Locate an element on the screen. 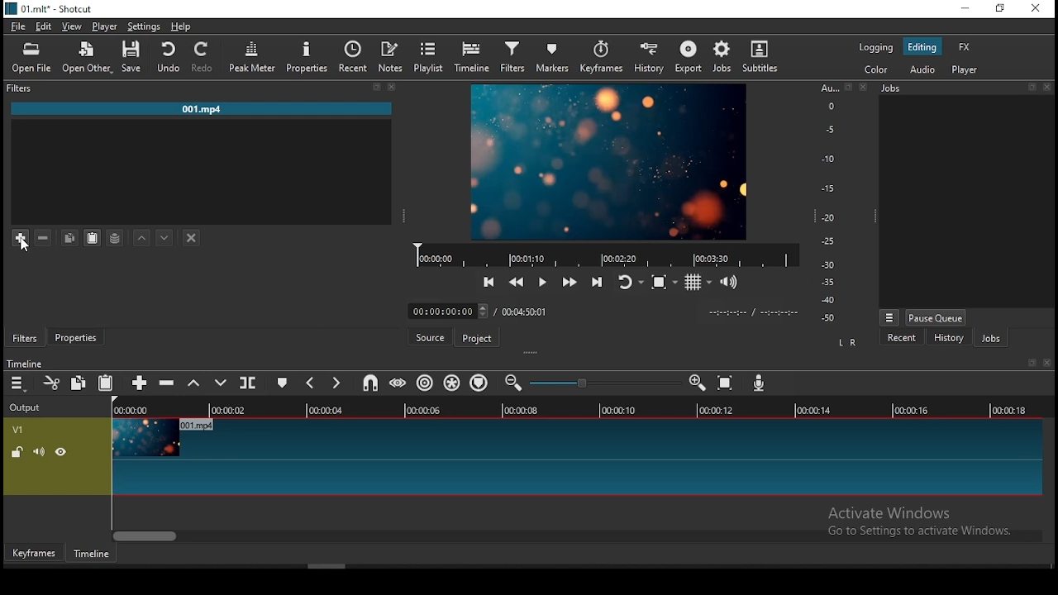 This screenshot has height=595, width=1058. duration is located at coordinates (474, 311).